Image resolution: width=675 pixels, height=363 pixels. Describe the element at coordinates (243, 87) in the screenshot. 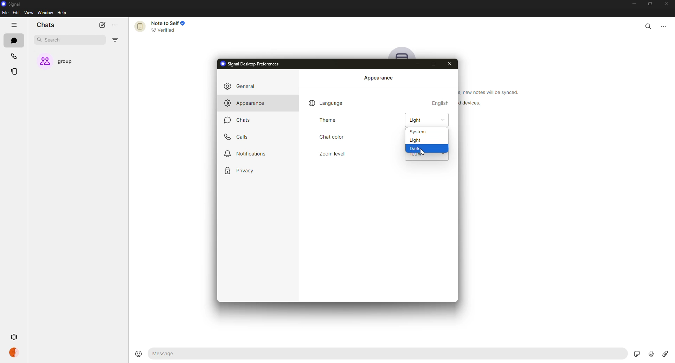

I see `general` at that location.